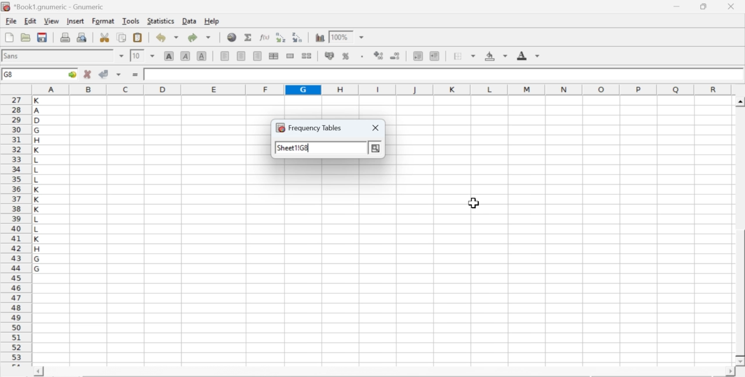 The image size is (745, 377). What do you see at coordinates (306, 55) in the screenshot?
I see `split merged ranges of cells` at bounding box center [306, 55].